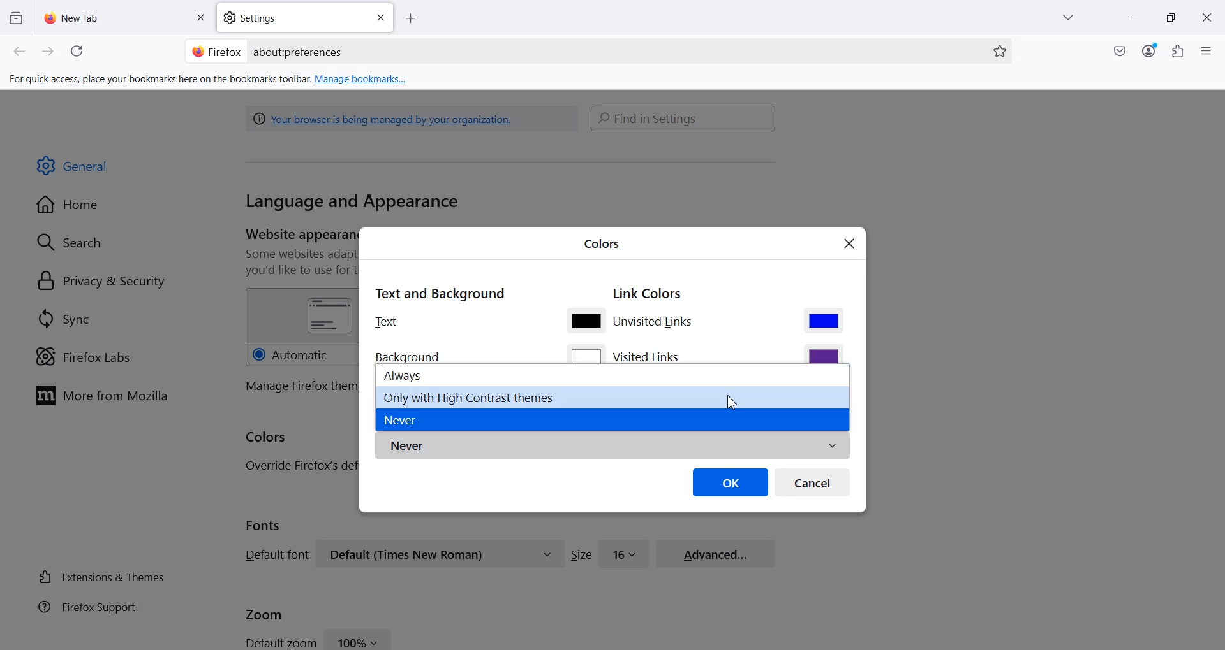 This screenshot has width=1225, height=650. What do you see at coordinates (823, 354) in the screenshot?
I see `Choose Color` at bounding box center [823, 354].